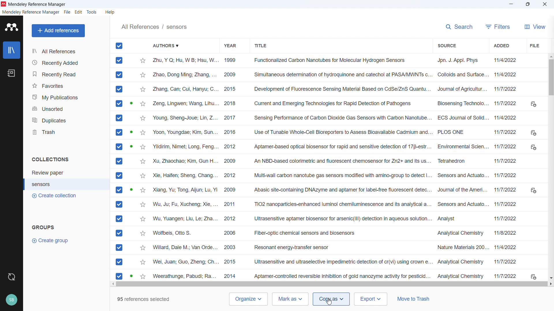 This screenshot has height=311, width=554. What do you see at coordinates (511, 4) in the screenshot?
I see `minimise ` at bounding box center [511, 4].